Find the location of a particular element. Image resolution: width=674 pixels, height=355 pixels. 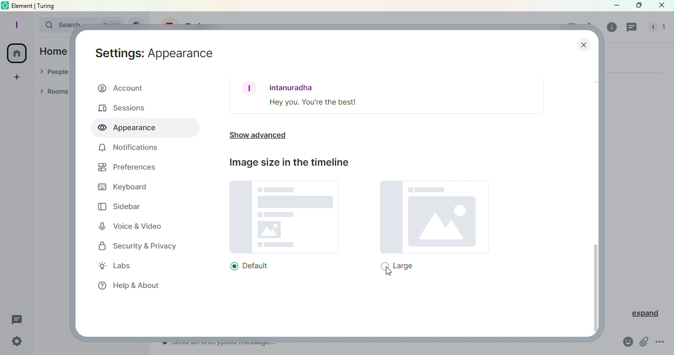

People is located at coordinates (655, 29).